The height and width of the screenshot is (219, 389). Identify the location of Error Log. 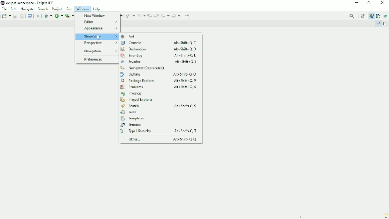
(159, 56).